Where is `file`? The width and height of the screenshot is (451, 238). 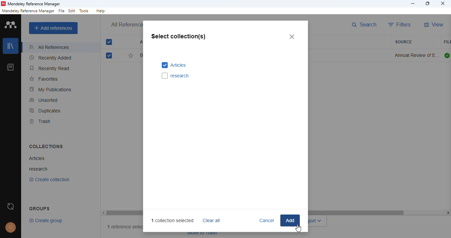
file is located at coordinates (447, 42).